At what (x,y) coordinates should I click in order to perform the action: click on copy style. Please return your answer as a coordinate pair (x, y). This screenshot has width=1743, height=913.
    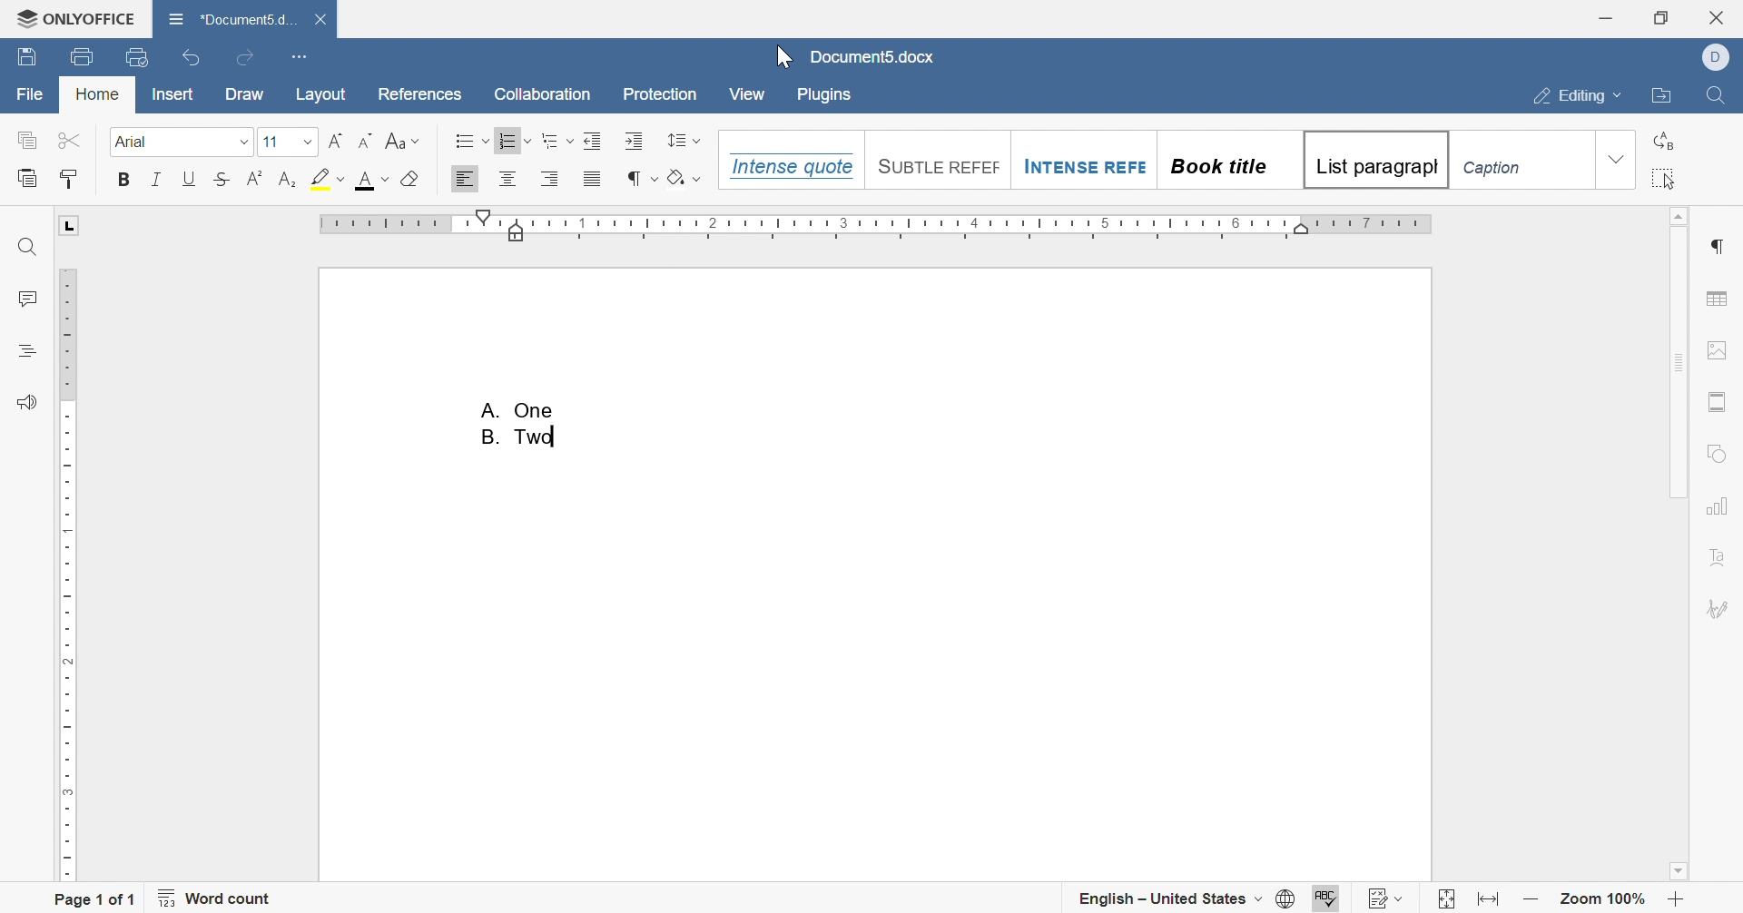
    Looking at the image, I should click on (71, 177).